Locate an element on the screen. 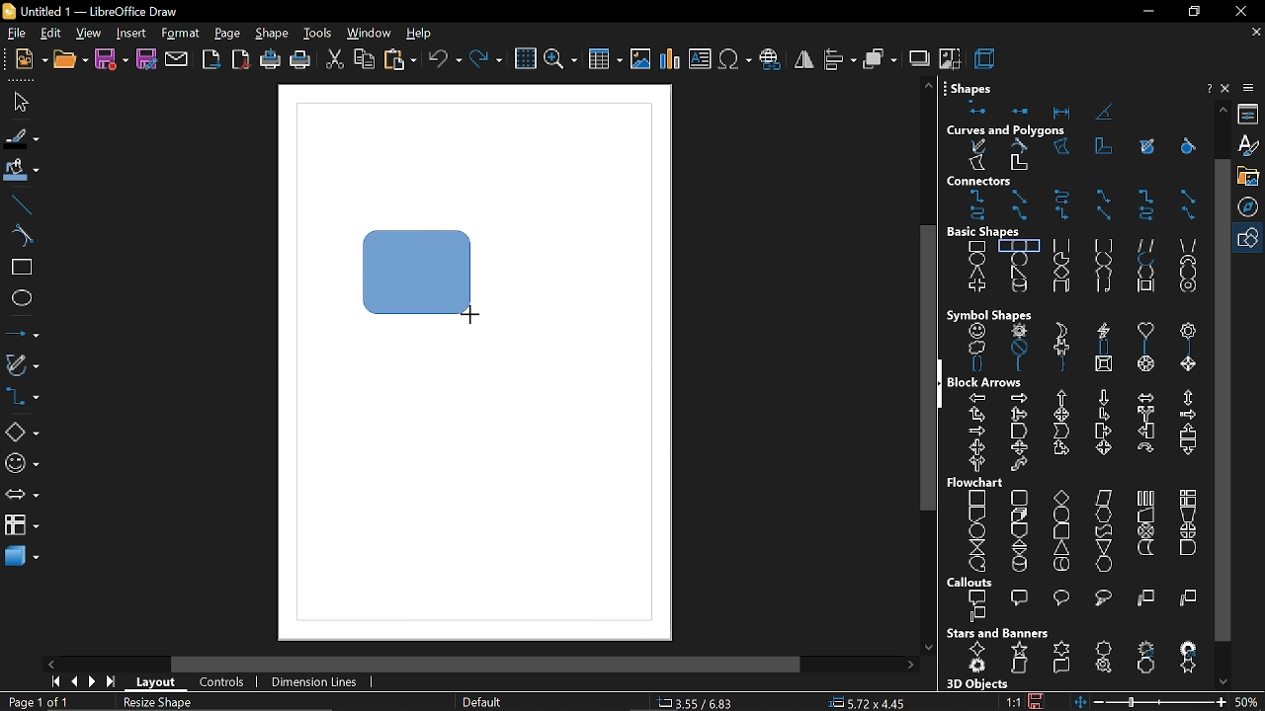 The height and width of the screenshot is (711, 1265). block arrows is located at coordinates (991, 381).